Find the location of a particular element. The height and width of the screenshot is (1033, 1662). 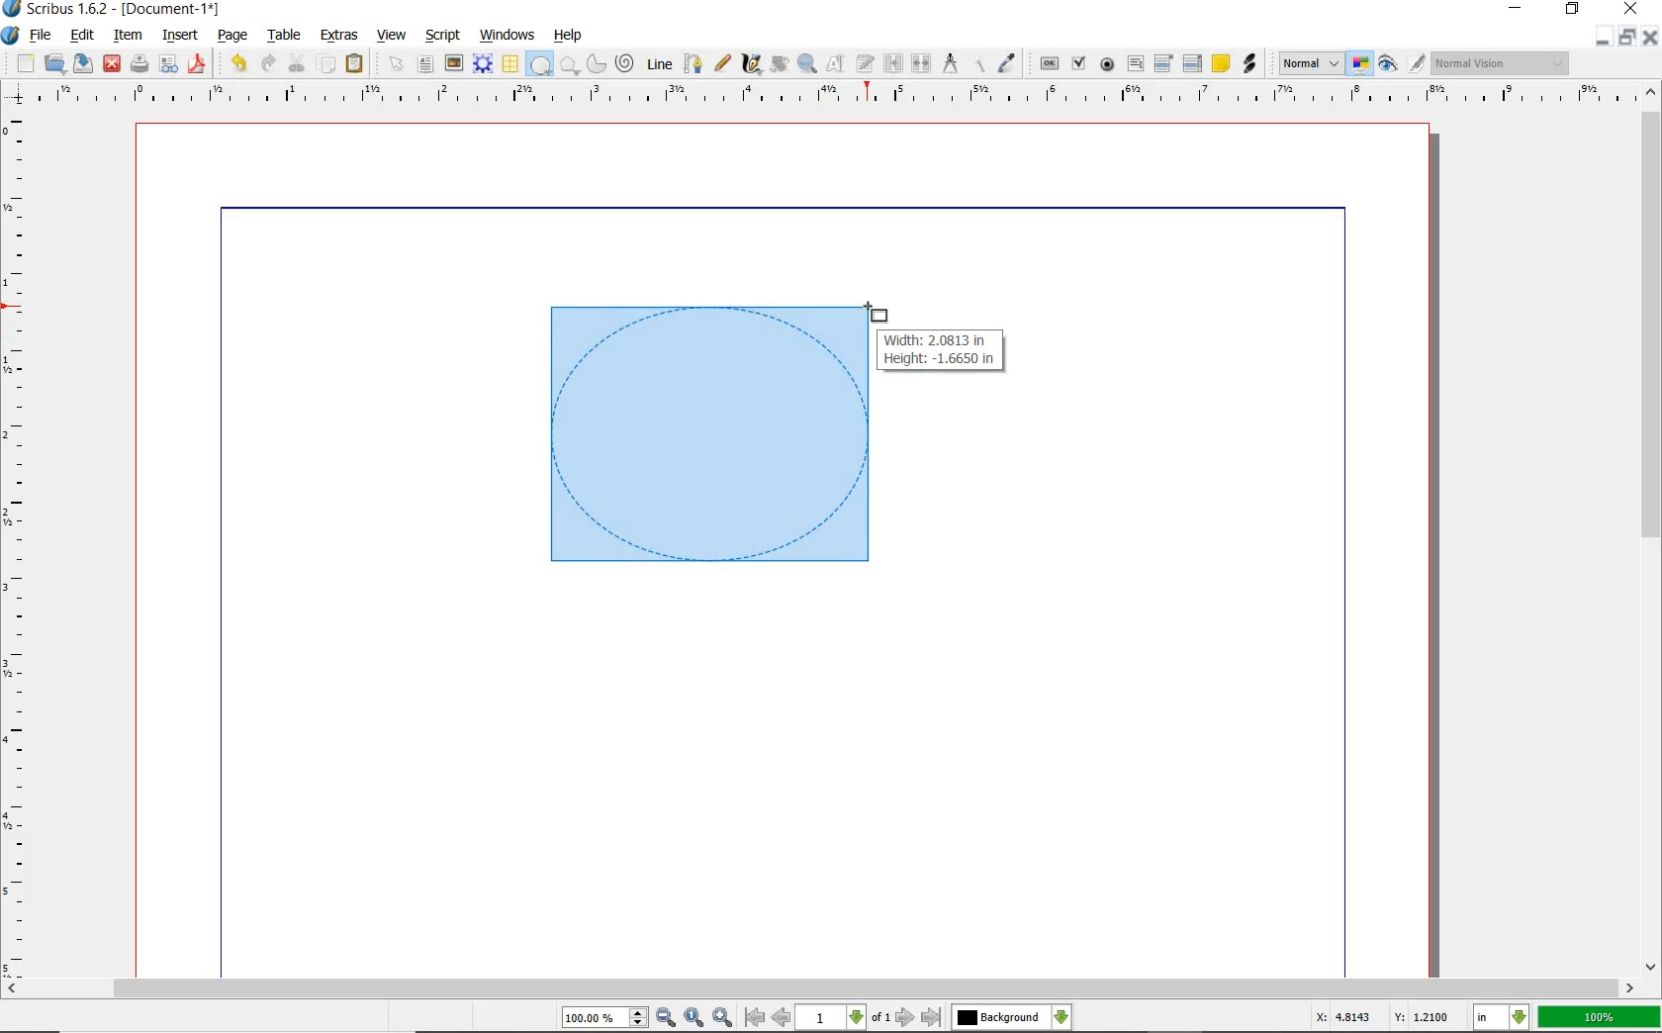

ROTATE ITEM is located at coordinates (778, 62).